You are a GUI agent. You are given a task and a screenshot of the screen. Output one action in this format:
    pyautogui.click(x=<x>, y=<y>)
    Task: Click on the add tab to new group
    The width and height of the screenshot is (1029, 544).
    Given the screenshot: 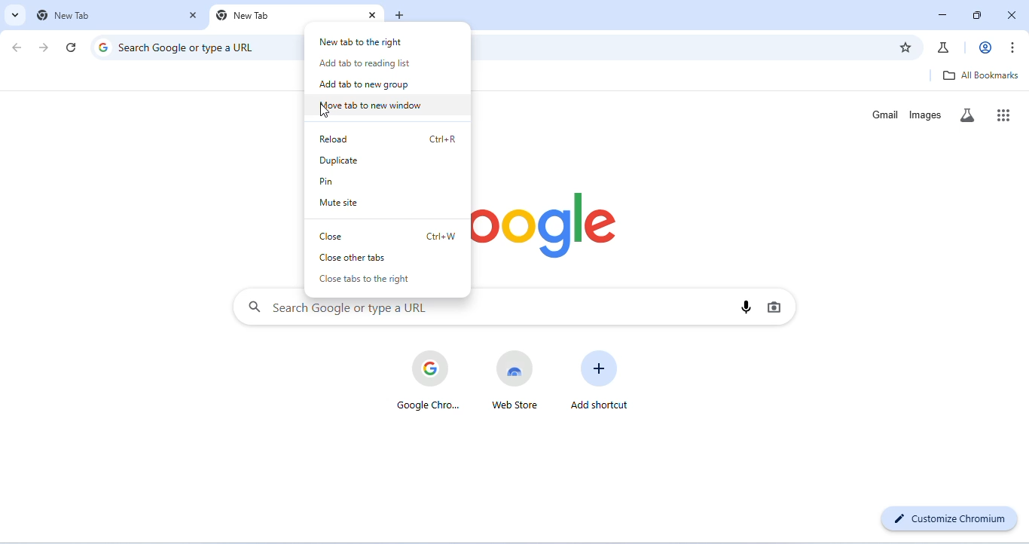 What is the action you would take?
    pyautogui.click(x=364, y=84)
    